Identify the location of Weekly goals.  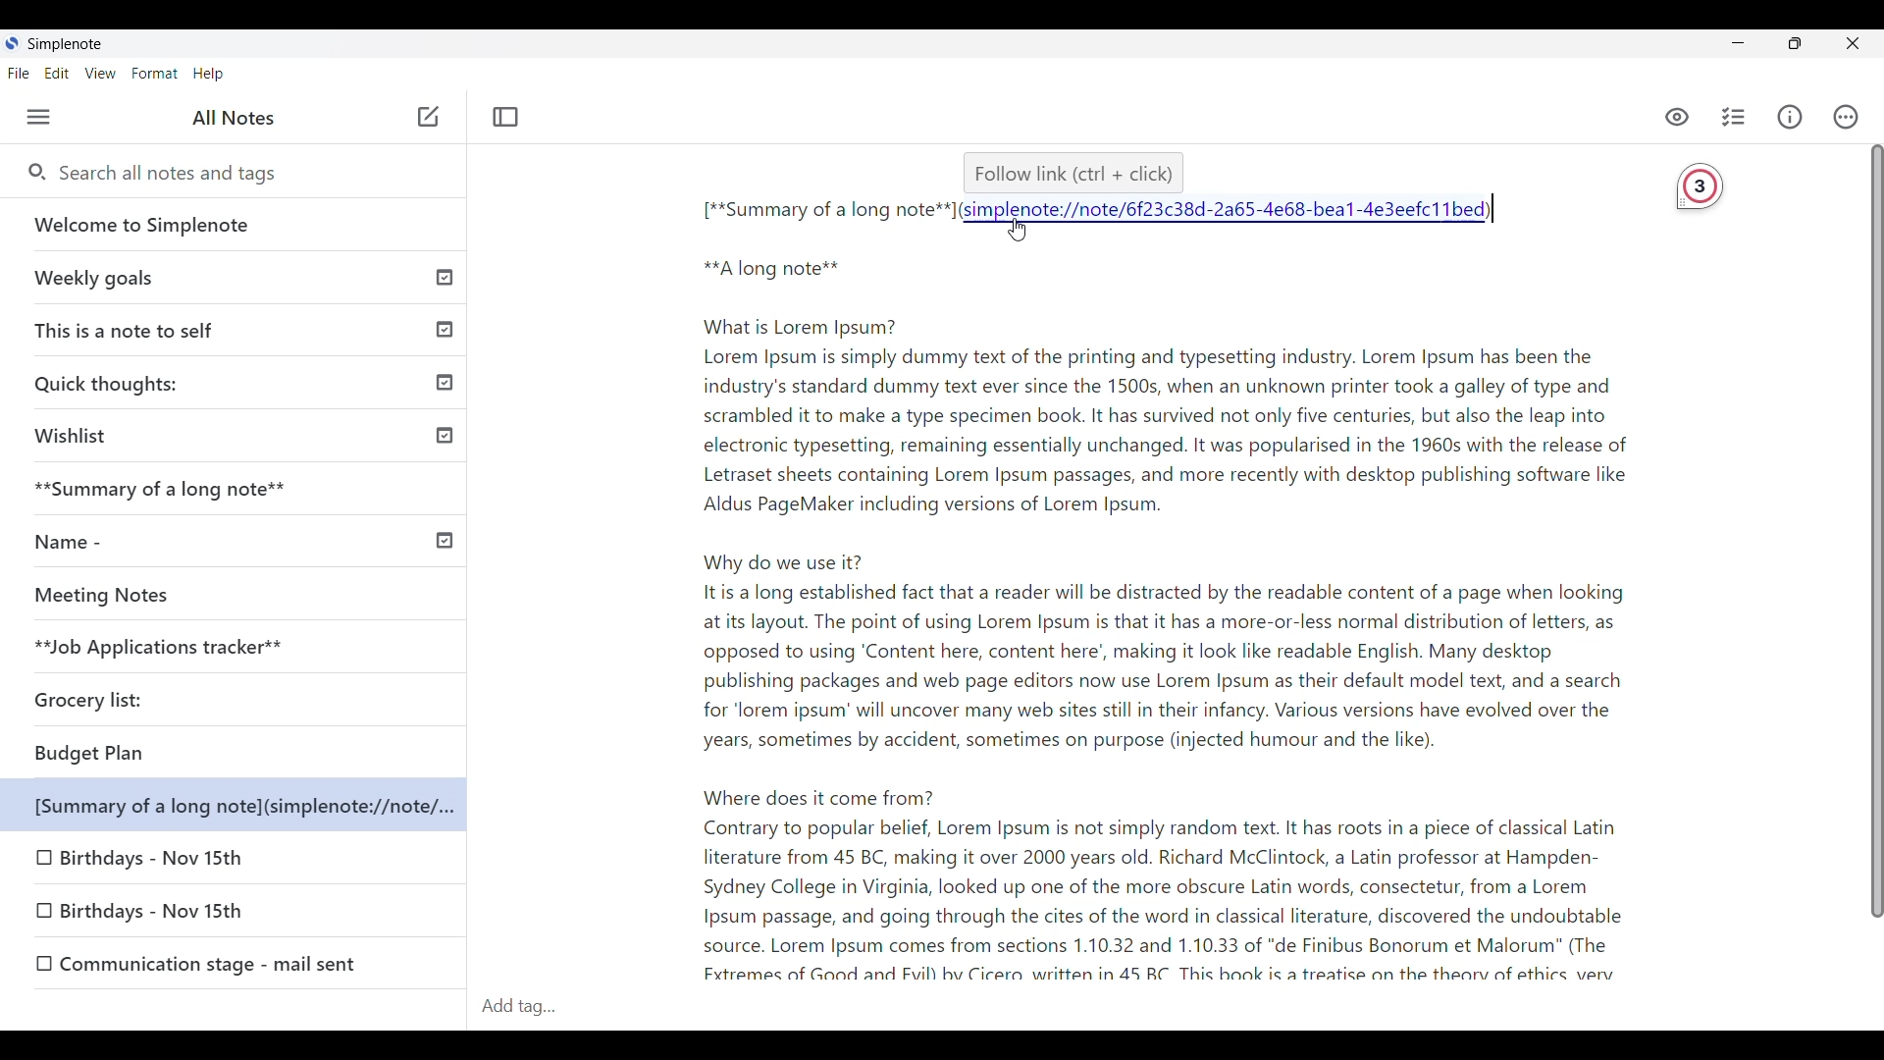
(235, 277).